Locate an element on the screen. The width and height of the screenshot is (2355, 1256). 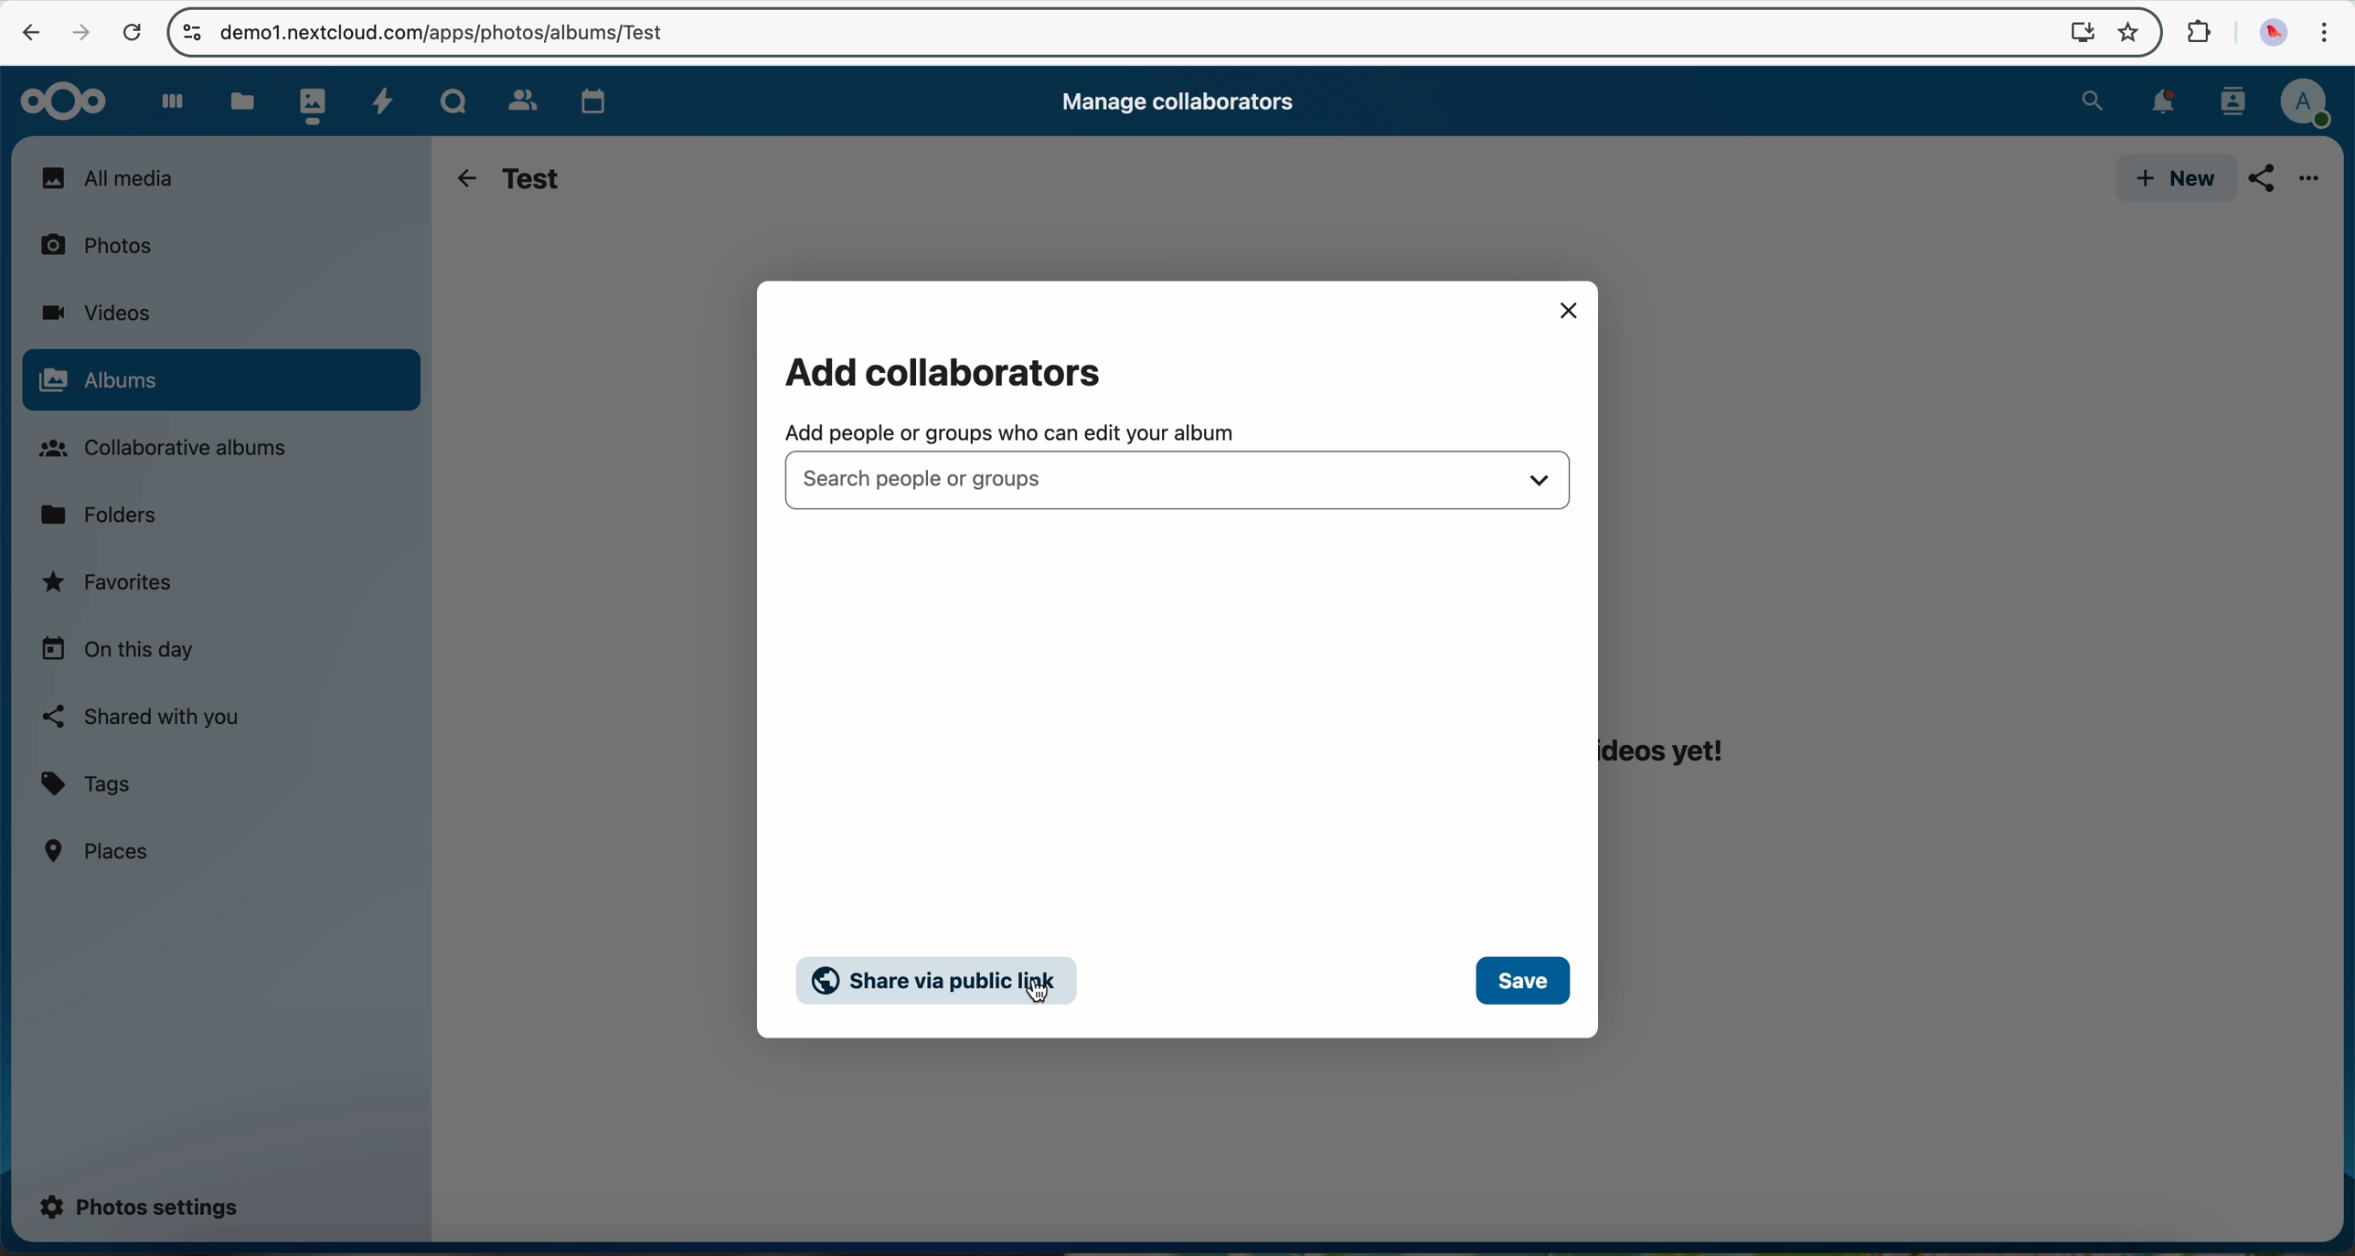
favorites is located at coordinates (111, 587).